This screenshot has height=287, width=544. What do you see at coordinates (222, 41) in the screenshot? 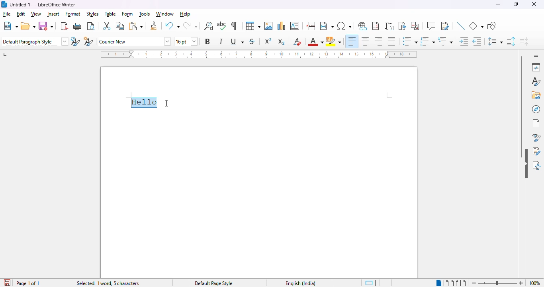
I see `italic` at bounding box center [222, 41].